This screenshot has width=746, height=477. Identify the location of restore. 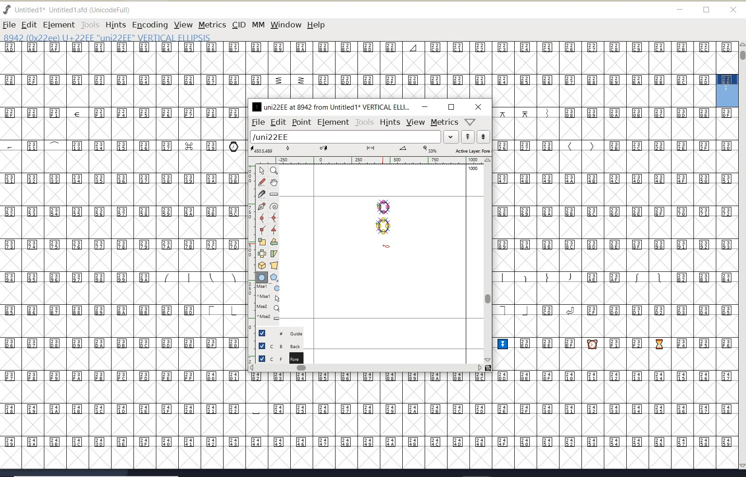
(451, 107).